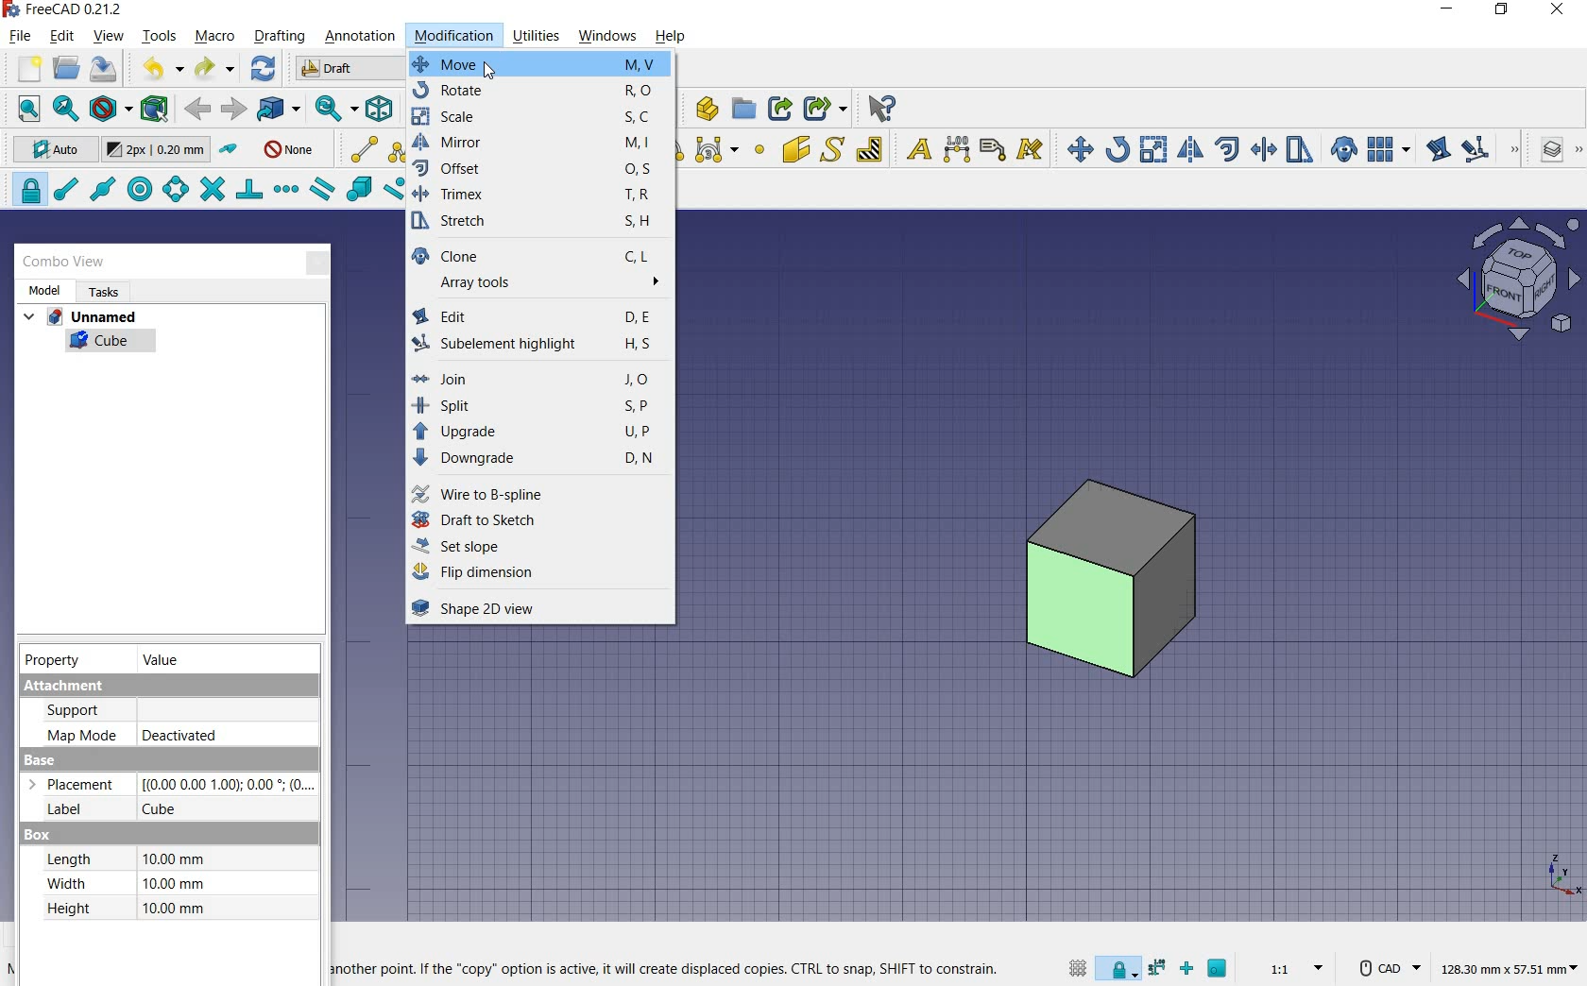 This screenshot has height=986, width=1587. What do you see at coordinates (1108, 581) in the screenshot?
I see `object selected` at bounding box center [1108, 581].